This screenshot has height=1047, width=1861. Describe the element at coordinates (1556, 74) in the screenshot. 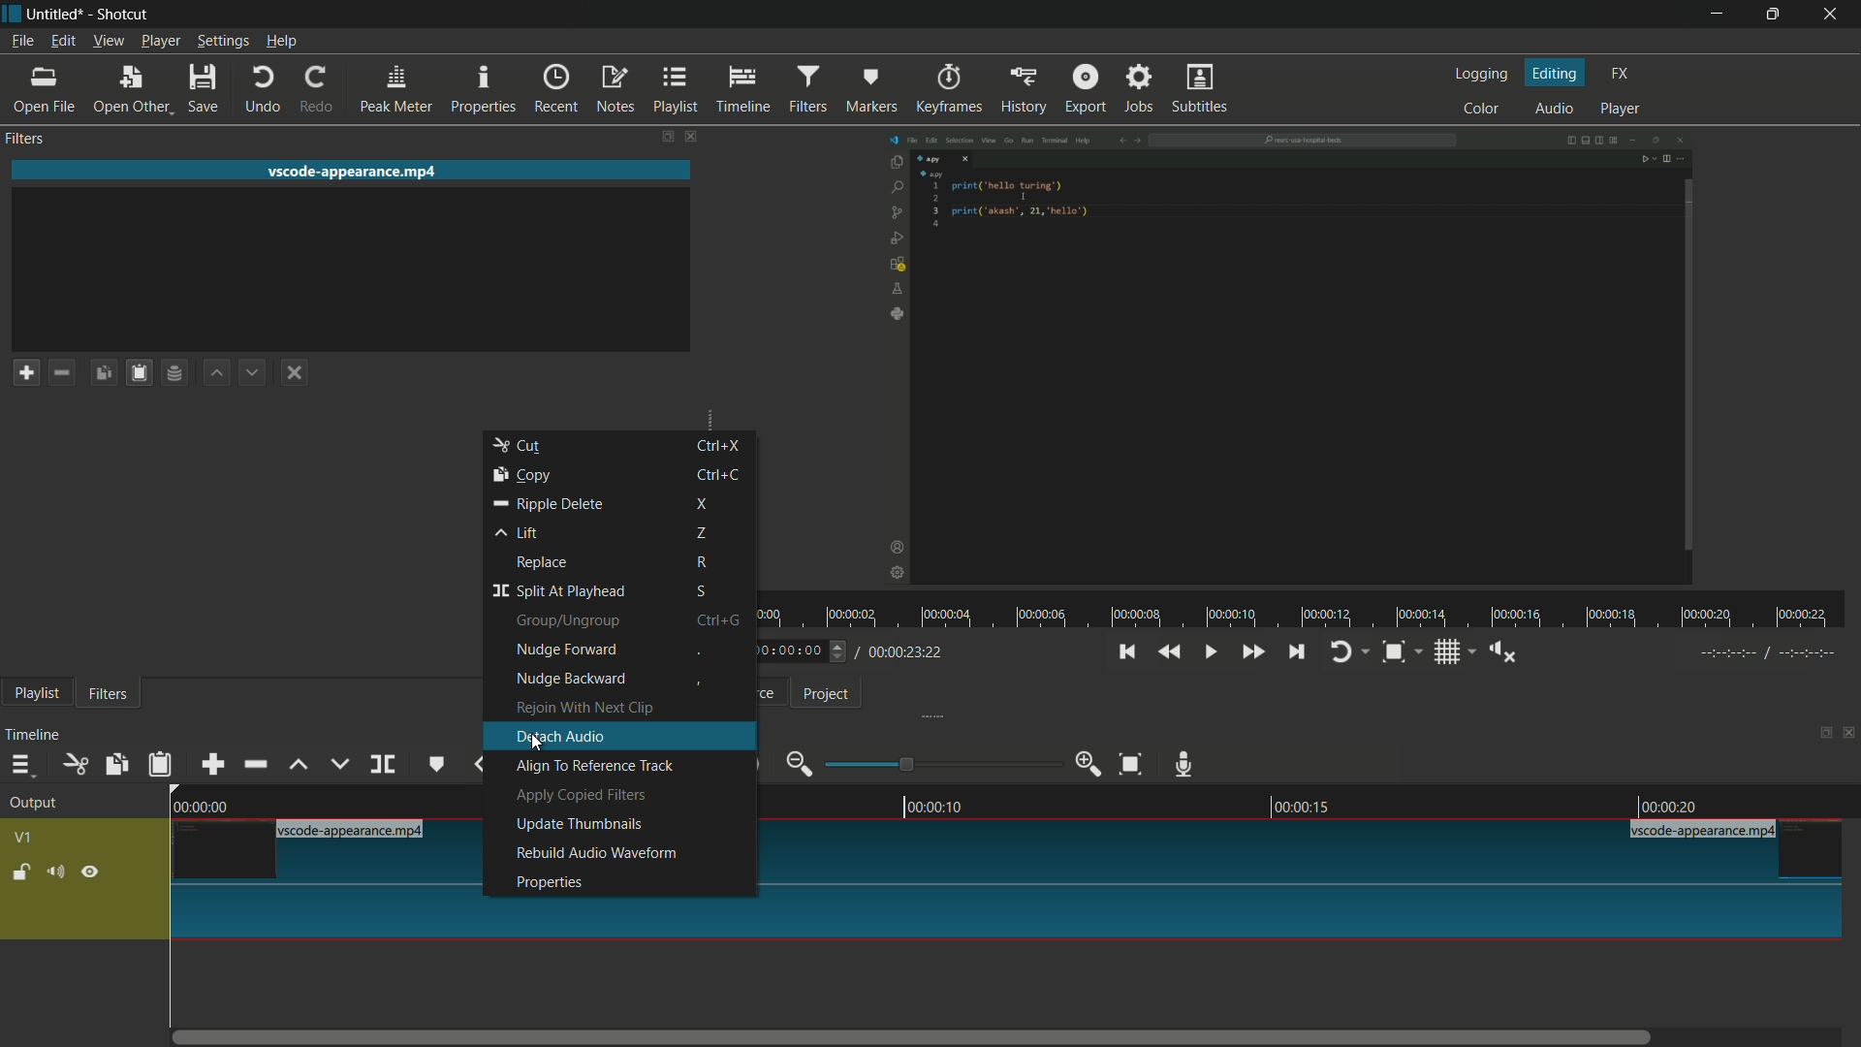

I see `editing` at that location.